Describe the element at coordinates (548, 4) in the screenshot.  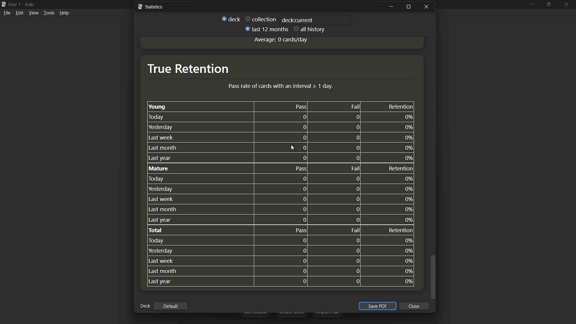
I see `maximize` at that location.